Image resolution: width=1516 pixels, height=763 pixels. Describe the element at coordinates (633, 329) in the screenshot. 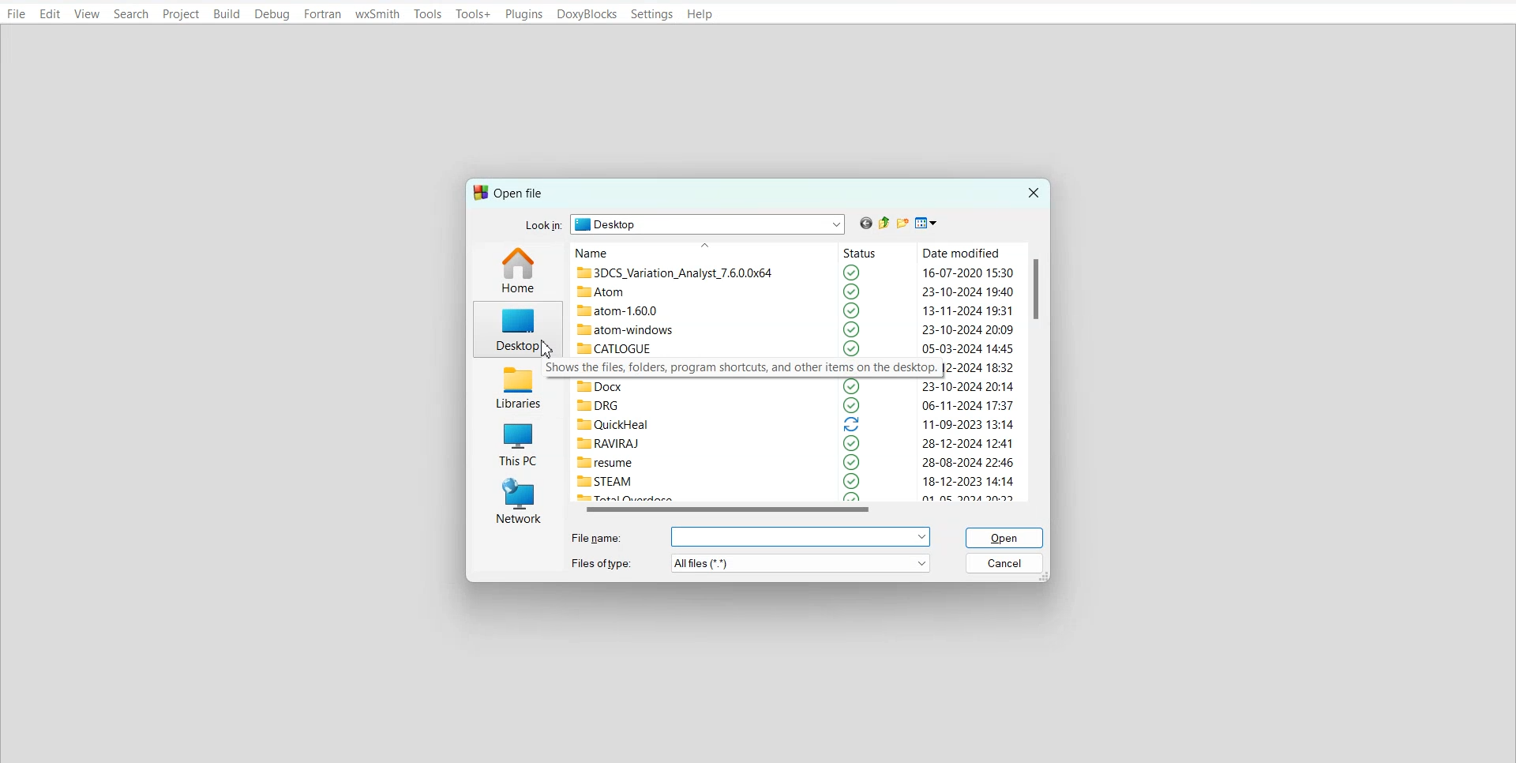

I see `atom-windows` at that location.